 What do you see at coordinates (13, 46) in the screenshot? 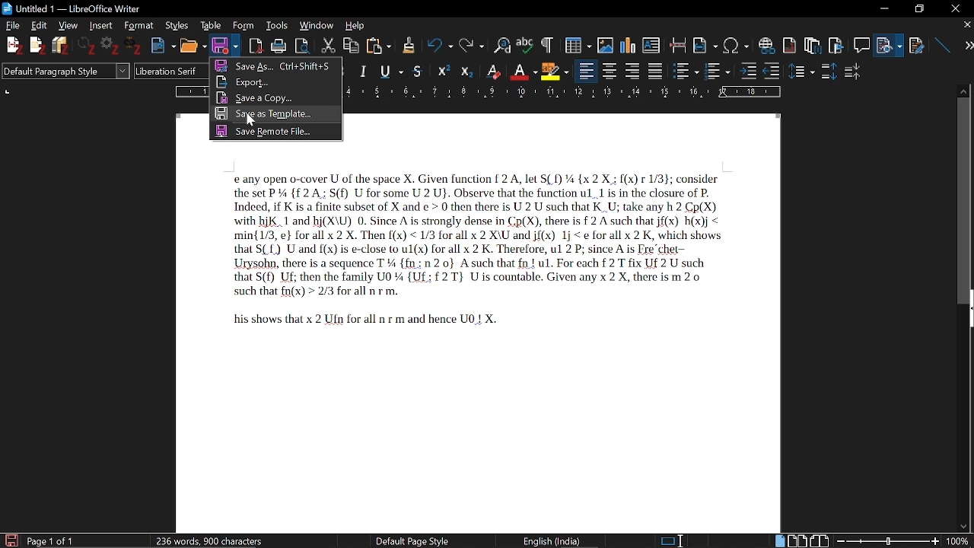
I see `New File` at bounding box center [13, 46].